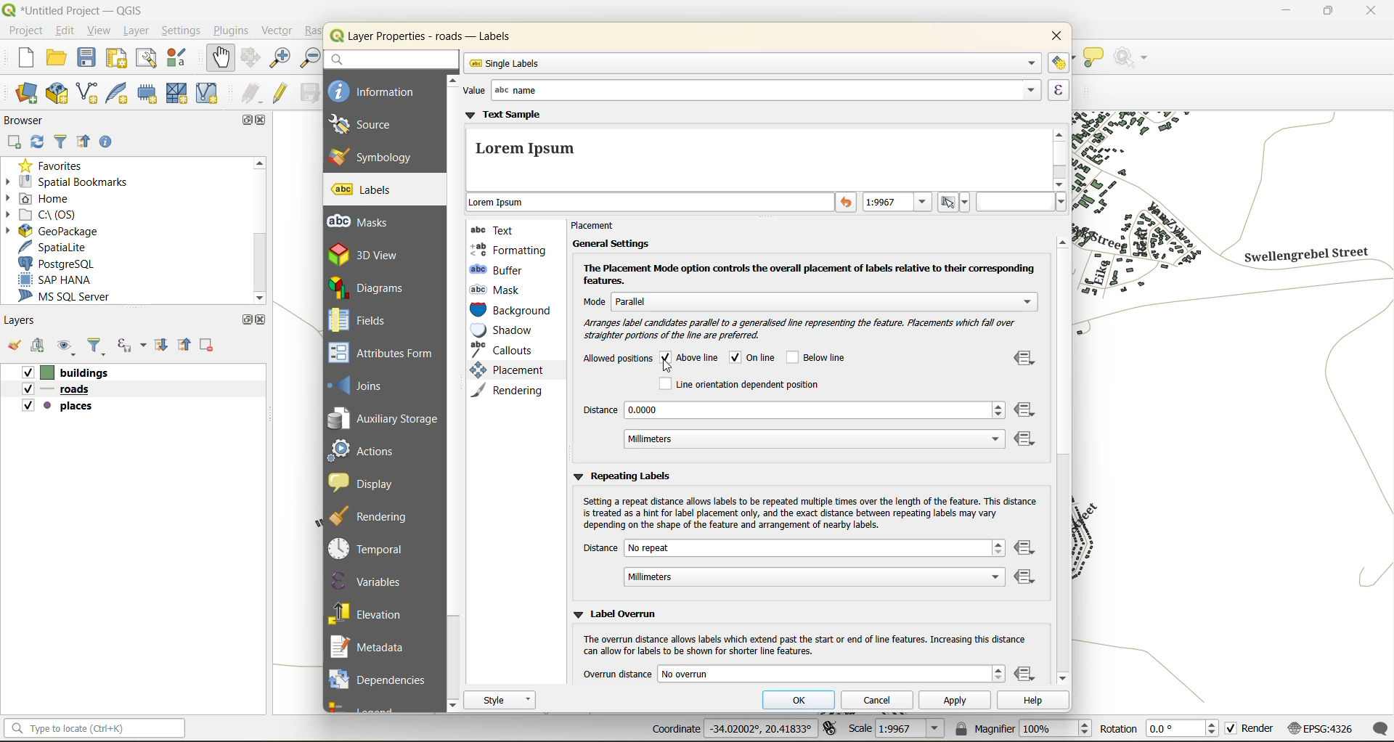 This screenshot has width=1394, height=742. Describe the element at coordinates (131, 346) in the screenshot. I see `filter by expression` at that location.